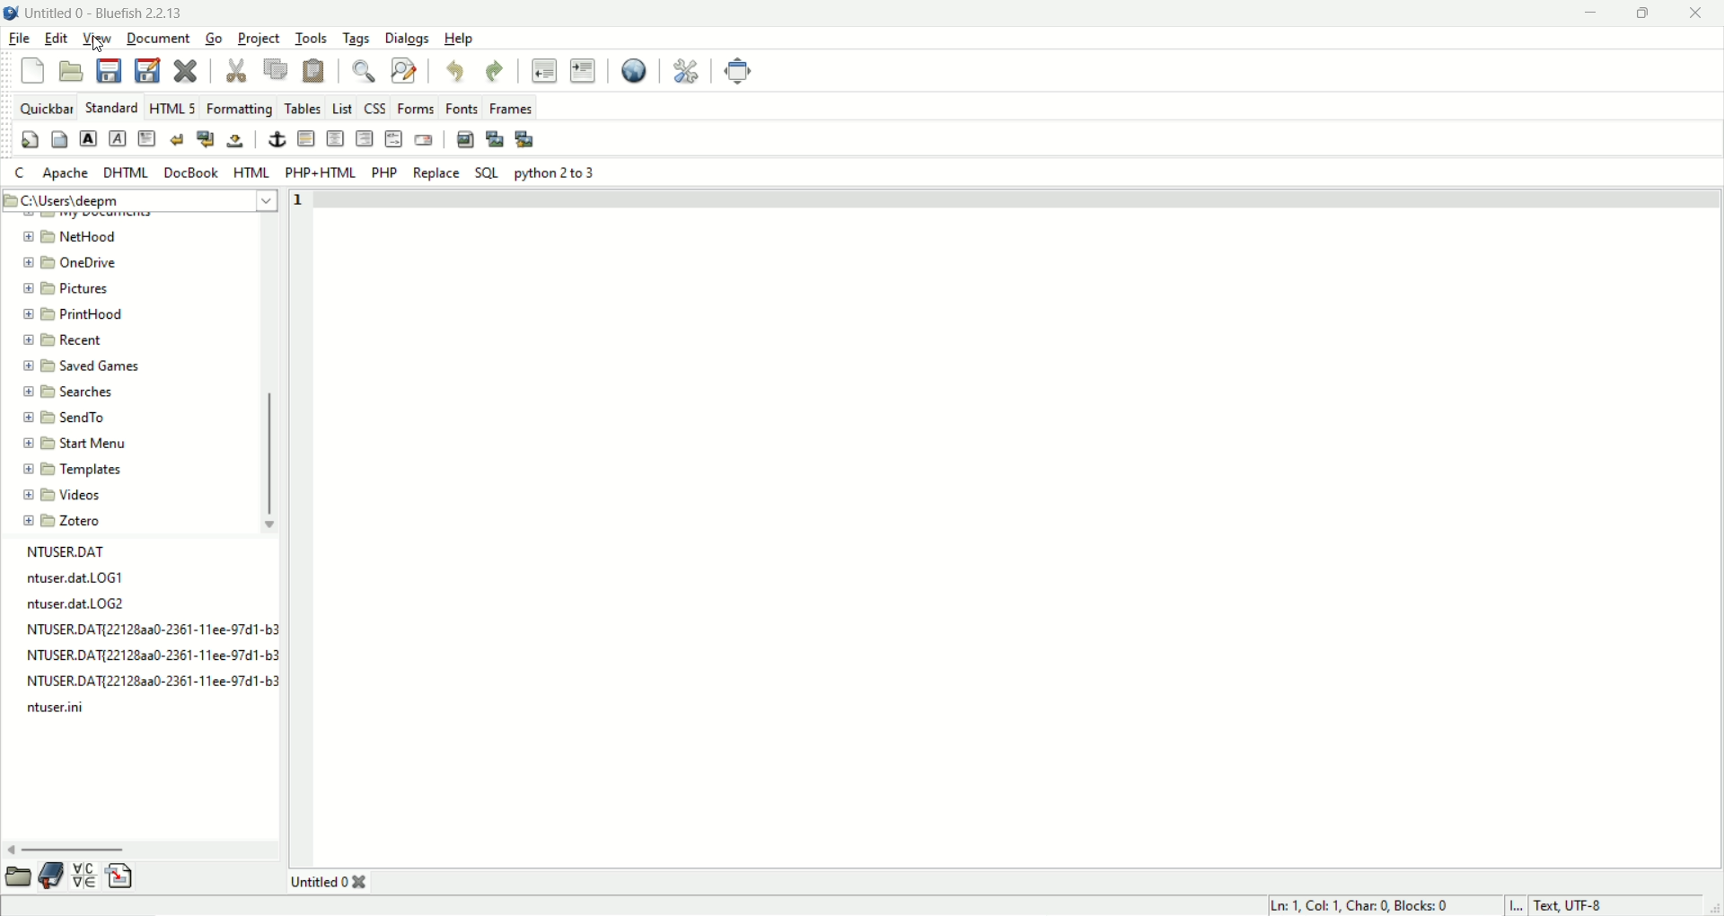 This screenshot has width=1724, height=916. Describe the element at coordinates (75, 468) in the screenshot. I see `templates` at that location.